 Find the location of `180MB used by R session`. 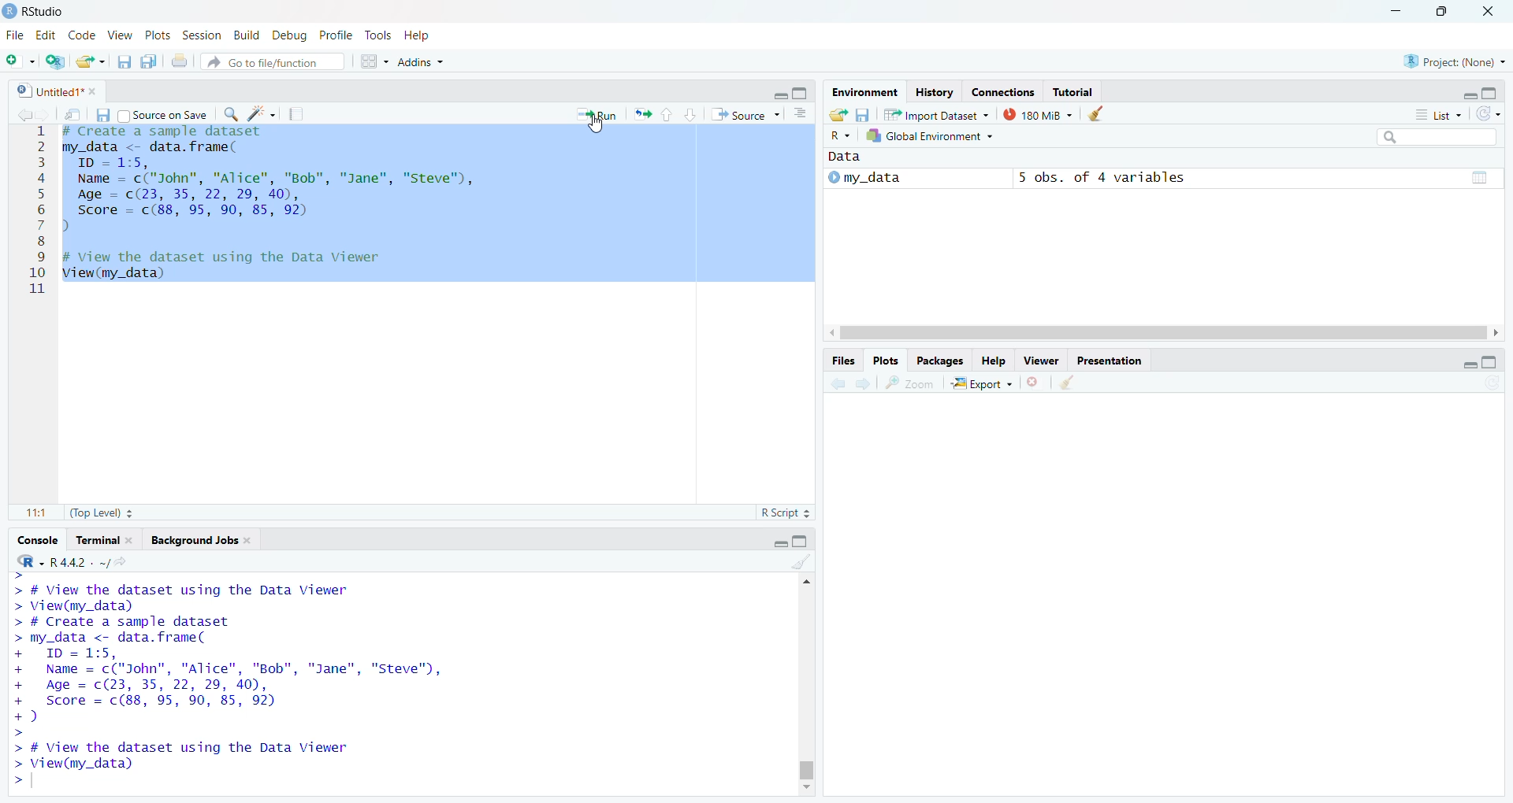

180MB used by R session is located at coordinates (1035, 115).